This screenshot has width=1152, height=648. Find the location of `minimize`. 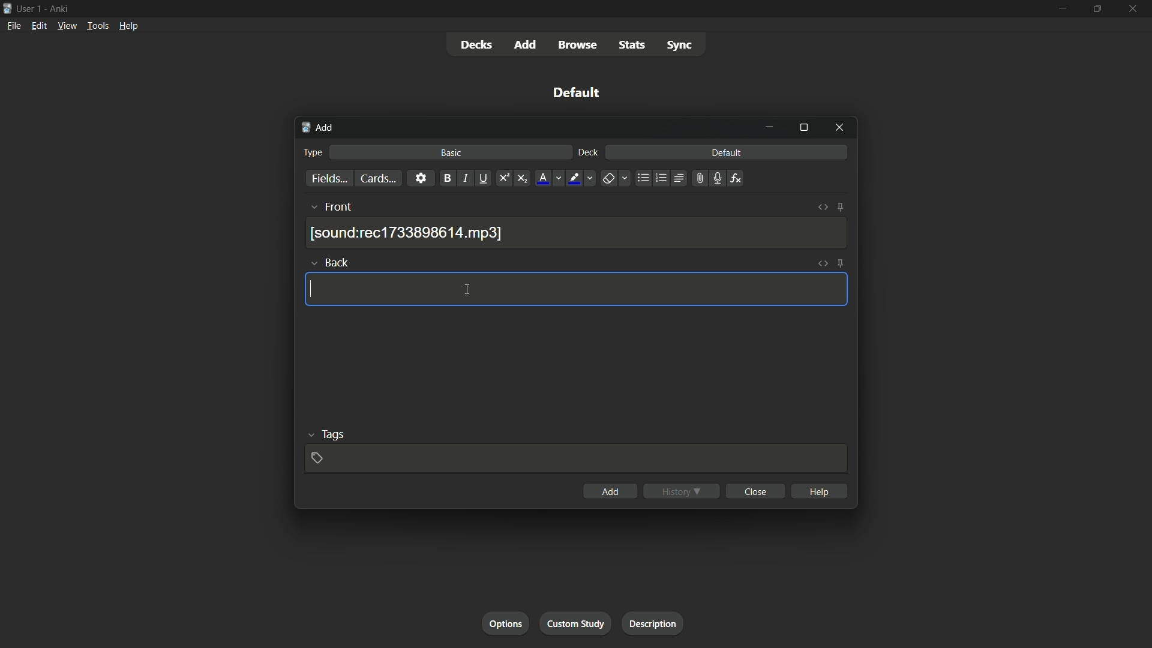

minimize is located at coordinates (1061, 8).